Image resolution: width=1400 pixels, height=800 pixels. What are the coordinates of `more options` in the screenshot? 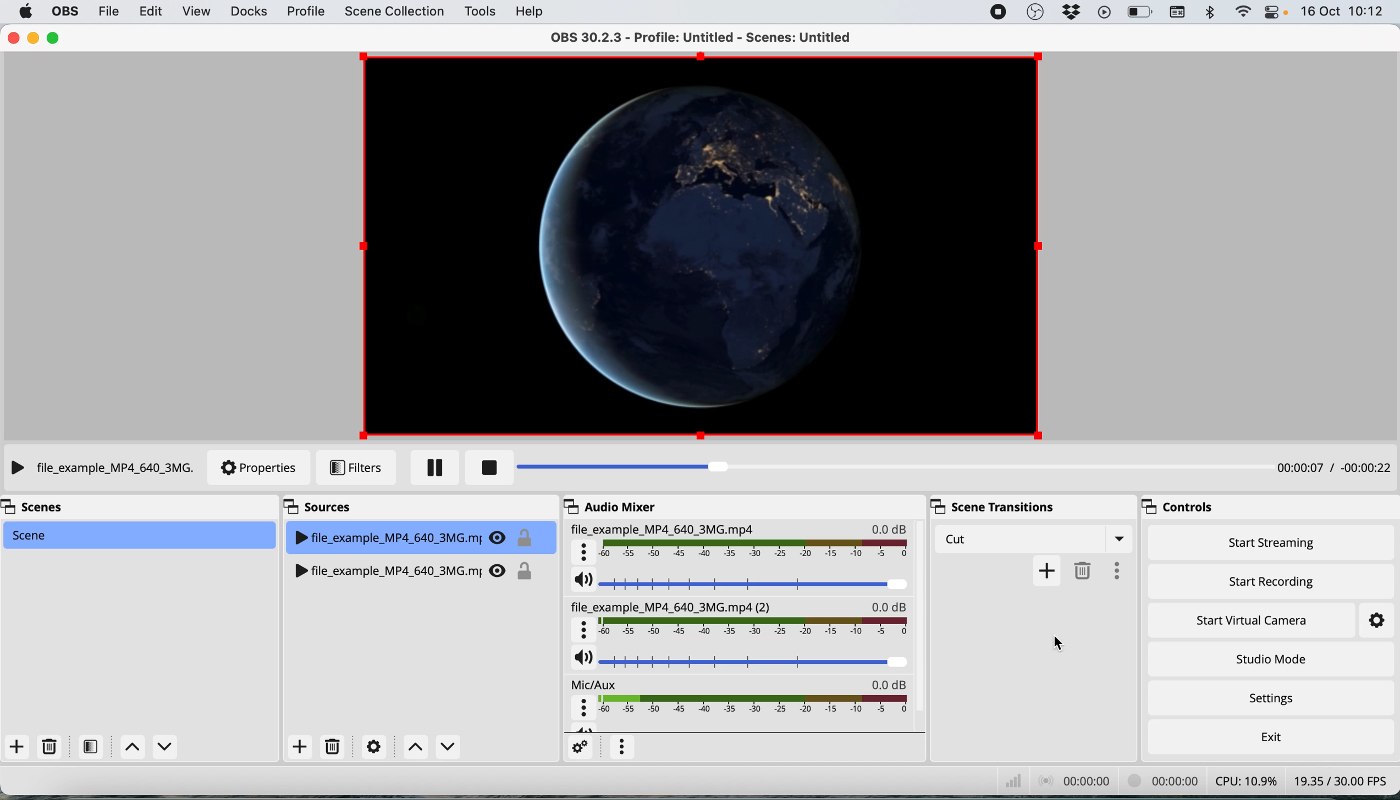 It's located at (1116, 571).